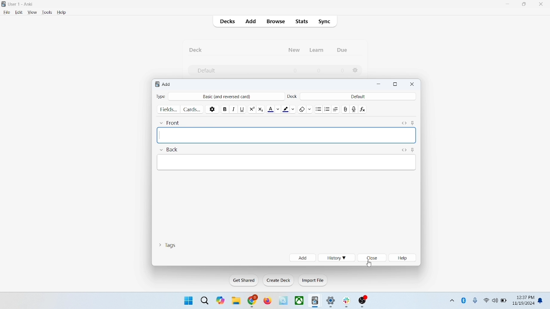 The height and width of the screenshot is (309, 550). Describe the element at coordinates (315, 301) in the screenshot. I see `icon` at that location.